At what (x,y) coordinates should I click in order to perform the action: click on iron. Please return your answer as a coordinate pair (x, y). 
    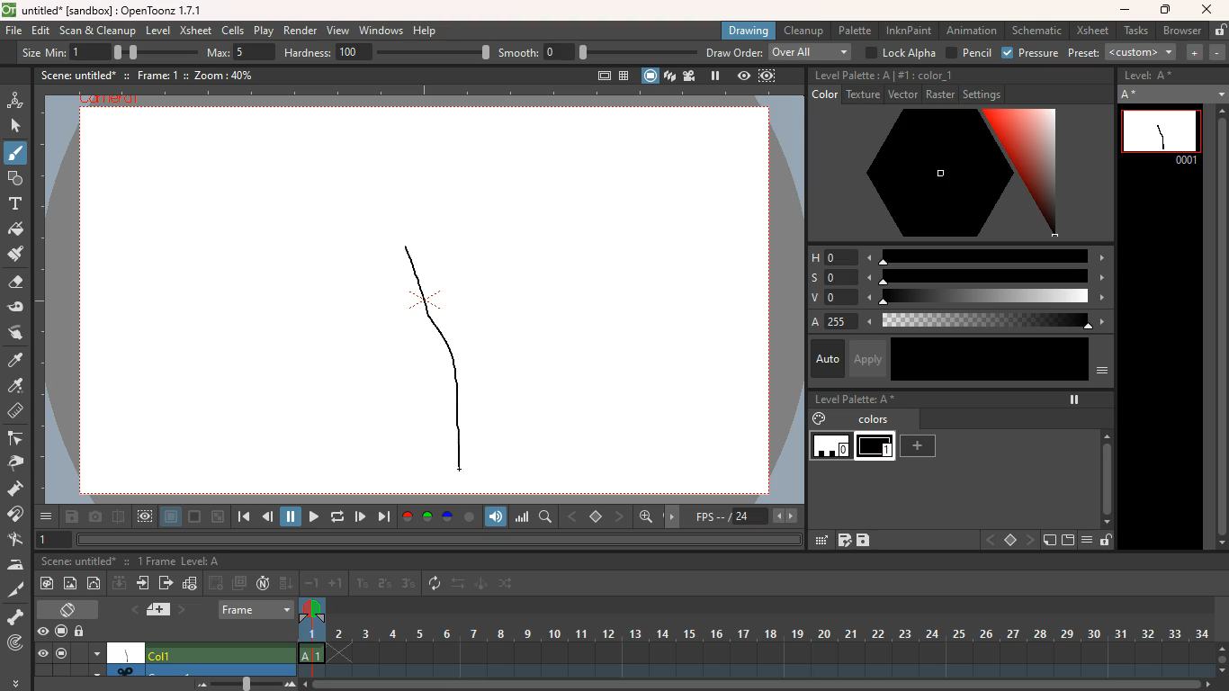
    Looking at the image, I should click on (19, 565).